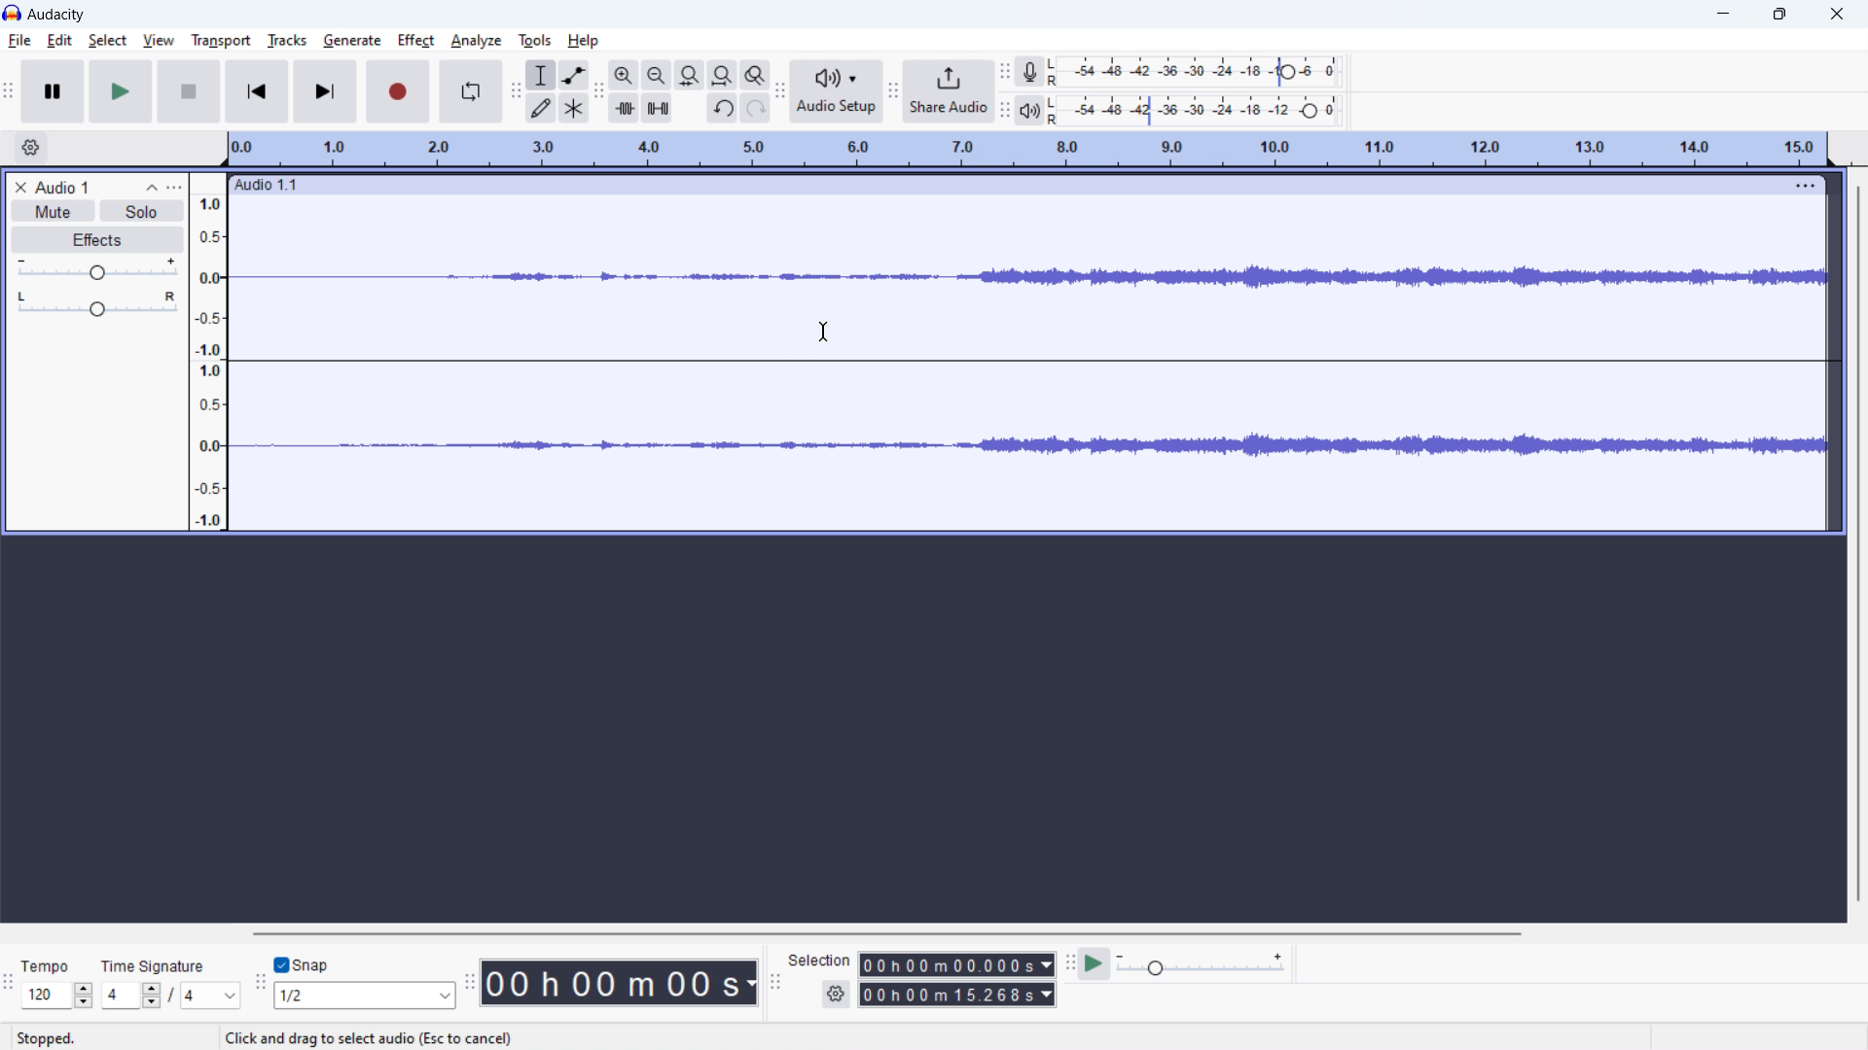 This screenshot has height=1050, width=1868. Describe the element at coordinates (1030, 150) in the screenshot. I see `timeline` at that location.